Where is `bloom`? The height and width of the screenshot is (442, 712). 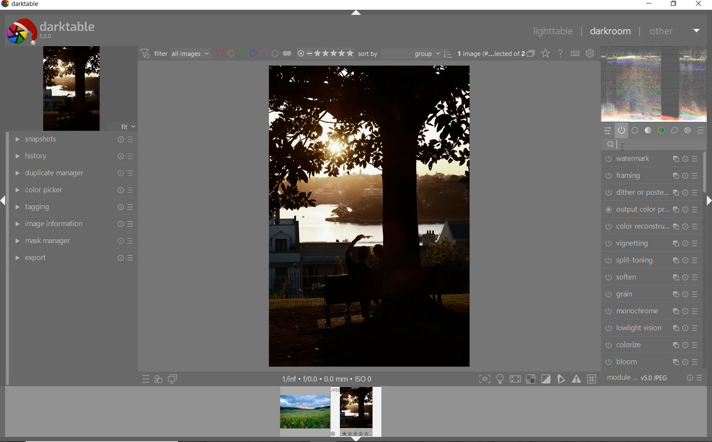
bloom is located at coordinates (653, 361).